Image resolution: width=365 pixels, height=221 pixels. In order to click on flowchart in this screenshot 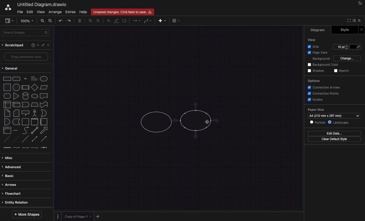, I will do `click(25, 194)`.